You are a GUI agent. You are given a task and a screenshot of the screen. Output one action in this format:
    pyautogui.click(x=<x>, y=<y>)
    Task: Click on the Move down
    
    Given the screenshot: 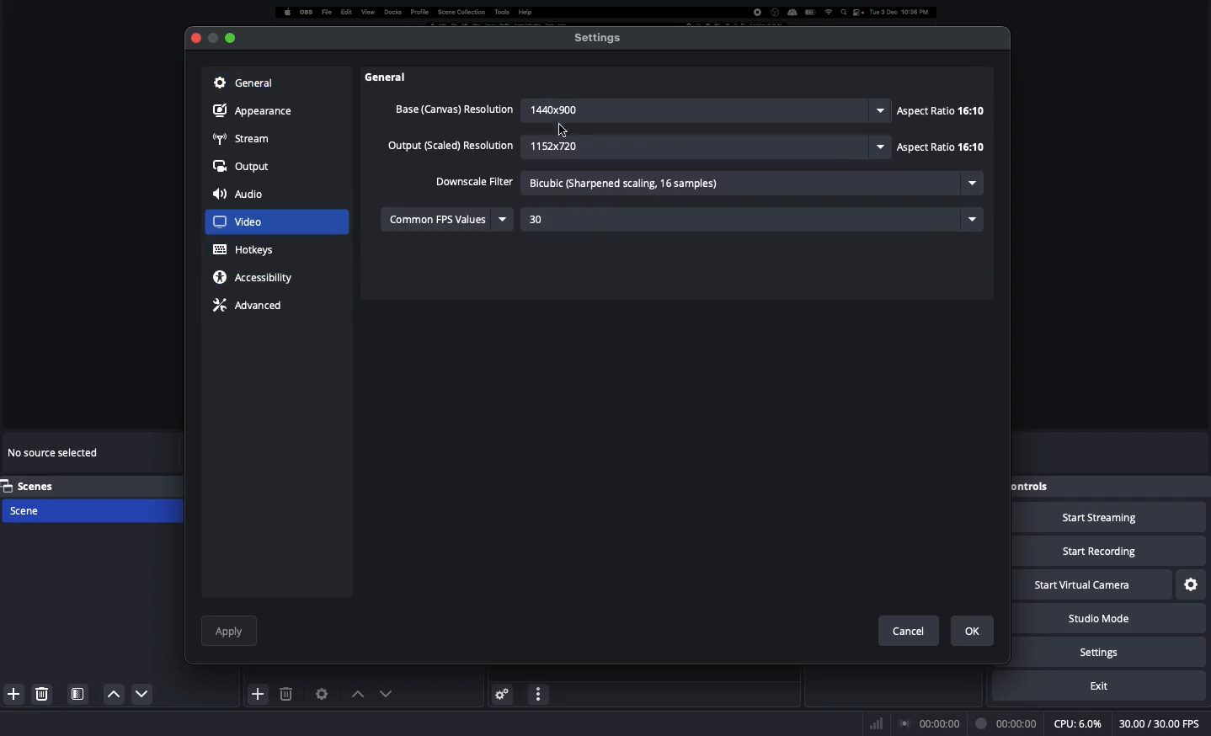 What is the action you would take?
    pyautogui.click(x=384, y=693)
    